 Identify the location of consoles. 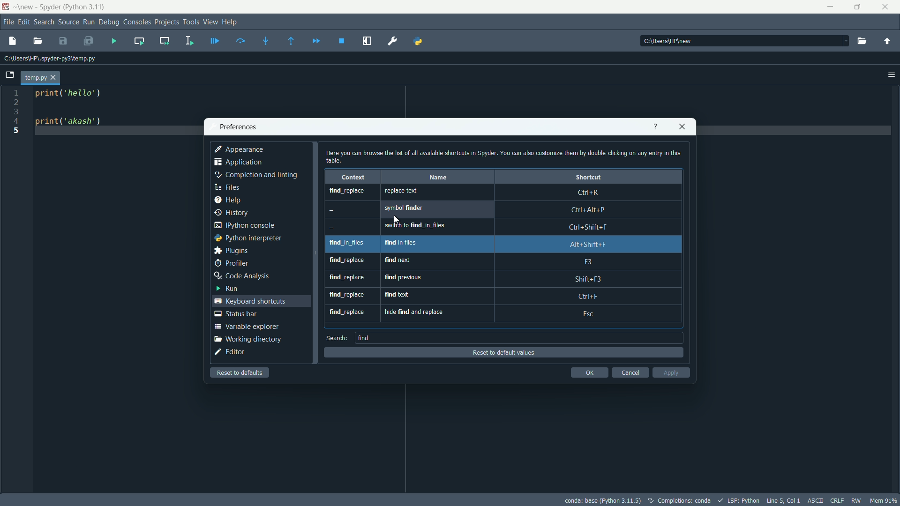
(135, 21).